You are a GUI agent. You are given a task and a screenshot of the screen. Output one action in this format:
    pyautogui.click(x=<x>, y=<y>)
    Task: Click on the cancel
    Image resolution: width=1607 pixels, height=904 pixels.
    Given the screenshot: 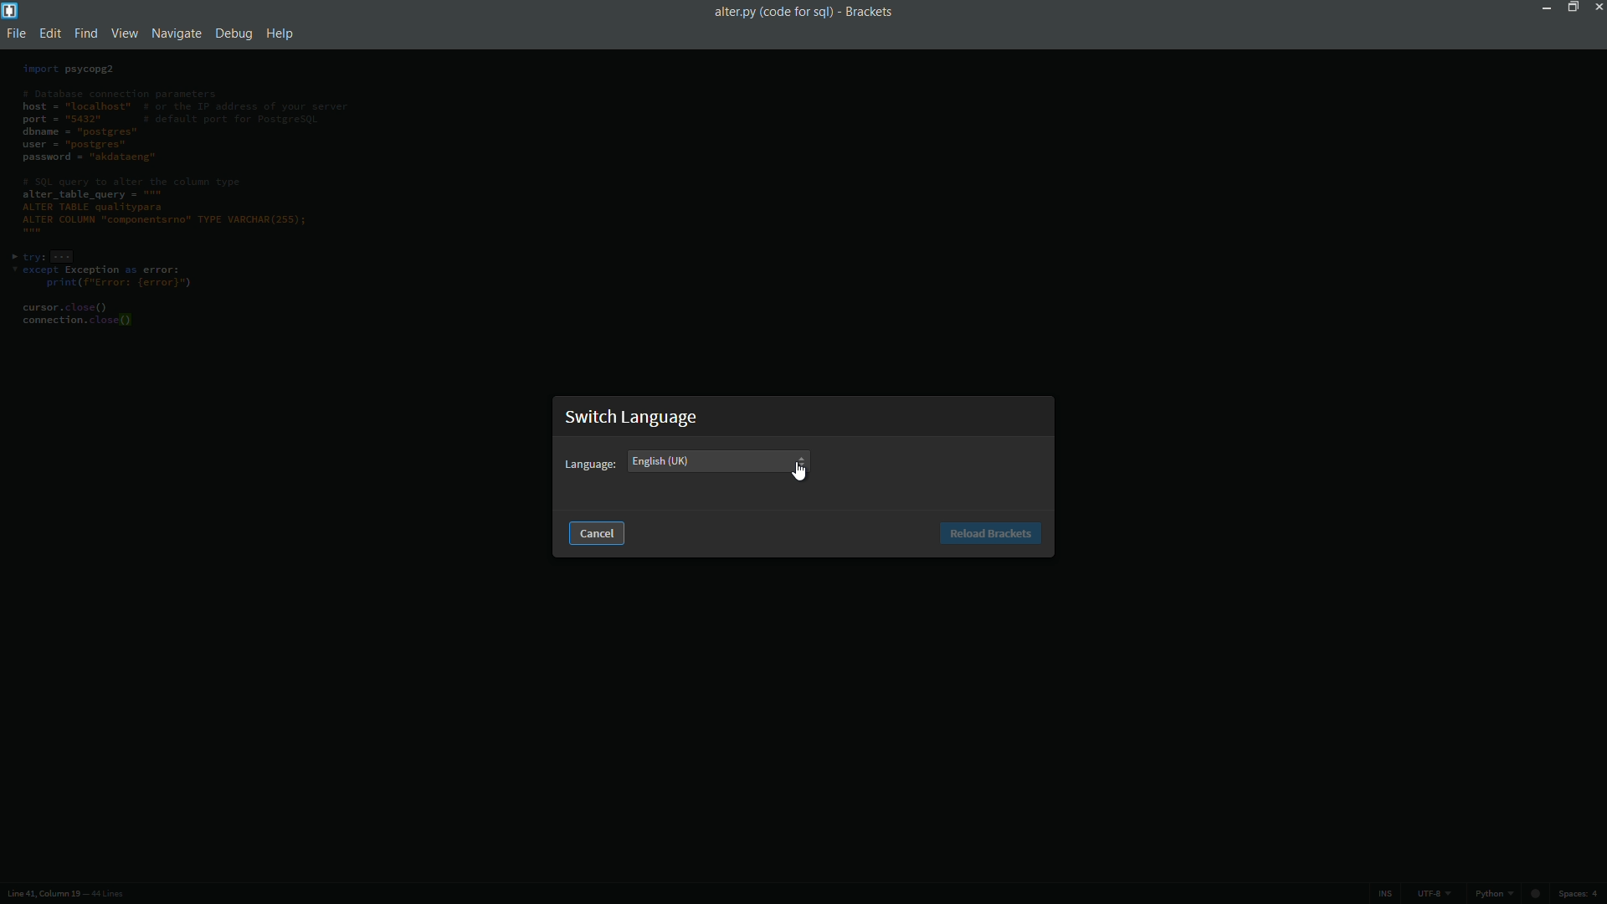 What is the action you would take?
    pyautogui.click(x=596, y=534)
    